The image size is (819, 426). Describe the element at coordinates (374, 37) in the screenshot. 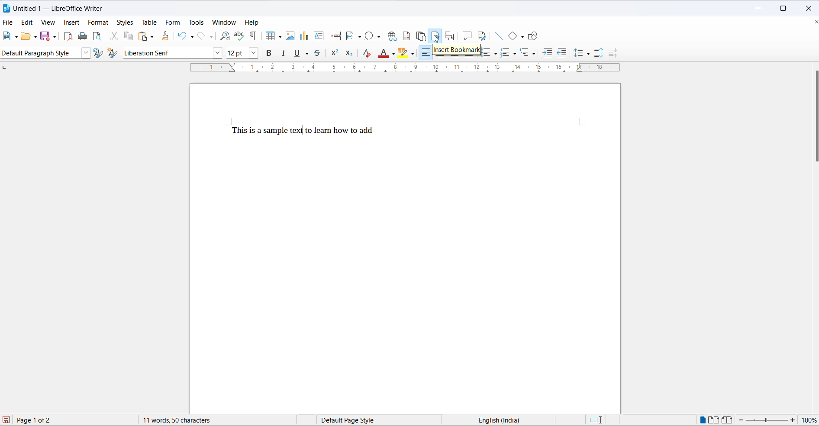

I see `special characters` at that location.